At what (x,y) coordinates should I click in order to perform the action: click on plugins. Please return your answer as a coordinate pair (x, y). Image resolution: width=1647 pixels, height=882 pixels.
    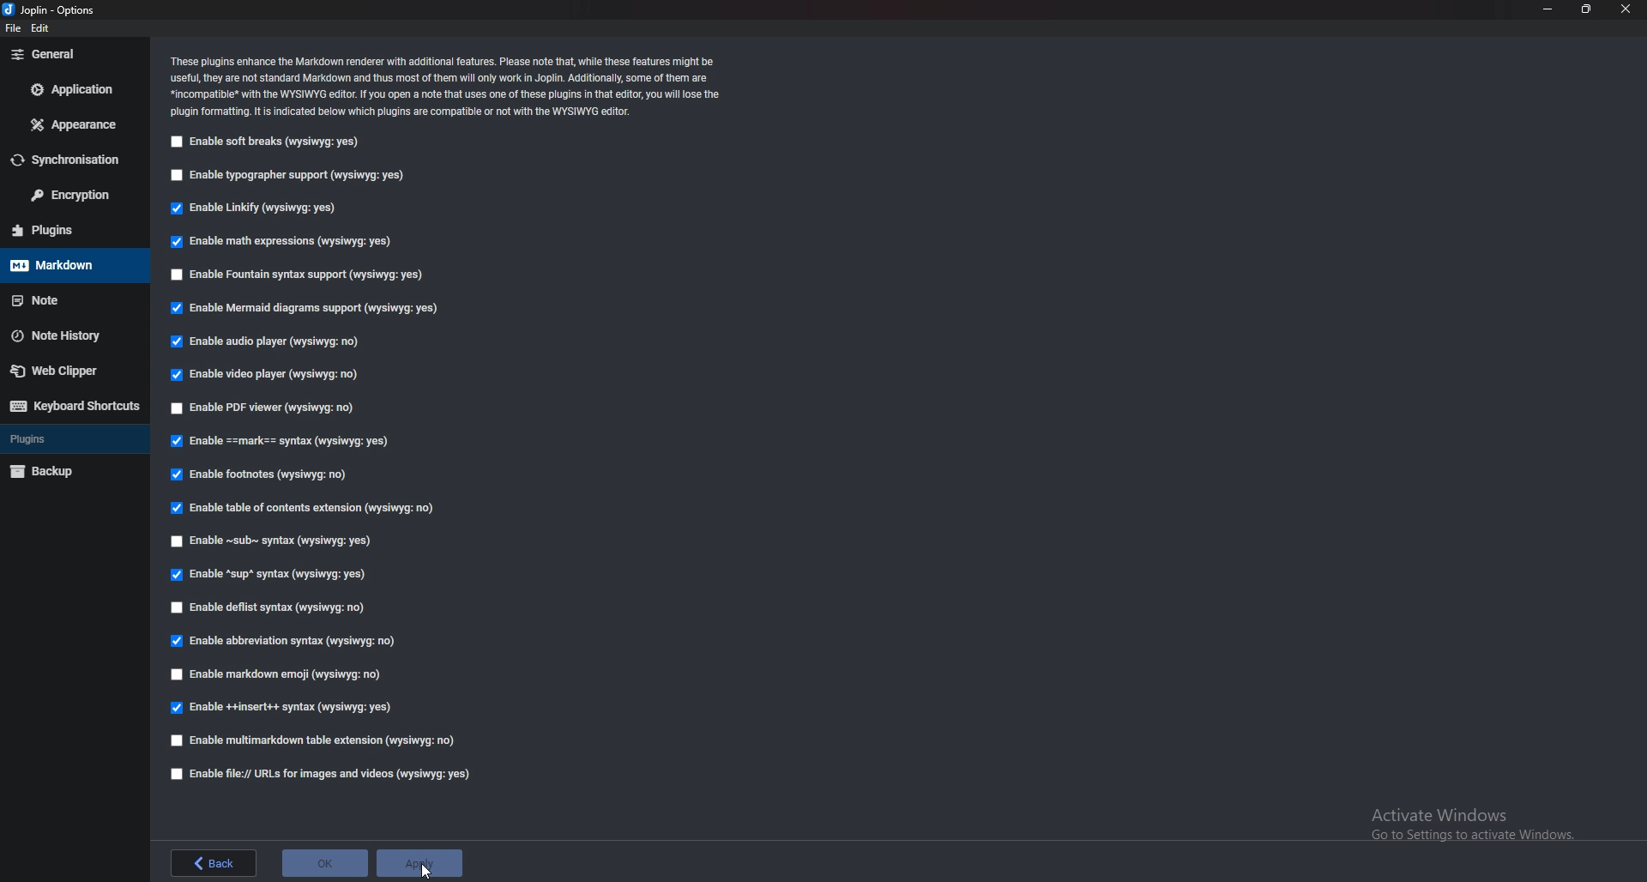
    Looking at the image, I should click on (67, 229).